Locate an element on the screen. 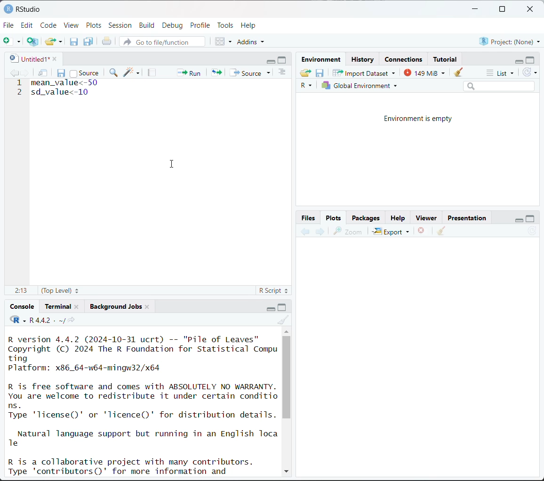  print the current file is located at coordinates (107, 41).